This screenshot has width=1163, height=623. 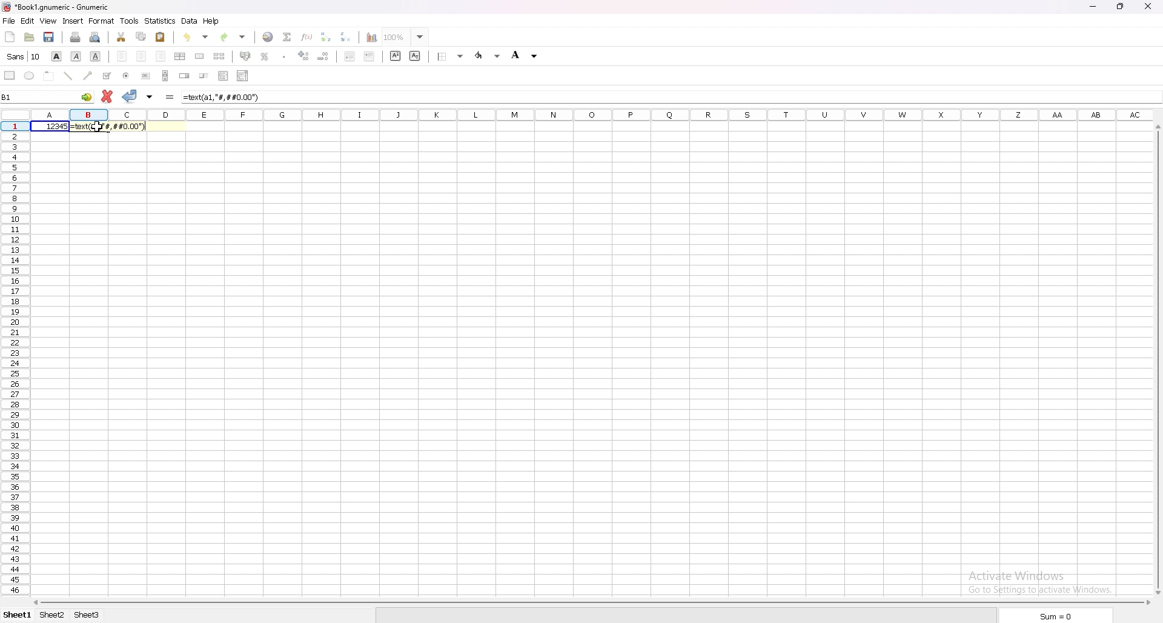 What do you see at coordinates (161, 37) in the screenshot?
I see `paste` at bounding box center [161, 37].